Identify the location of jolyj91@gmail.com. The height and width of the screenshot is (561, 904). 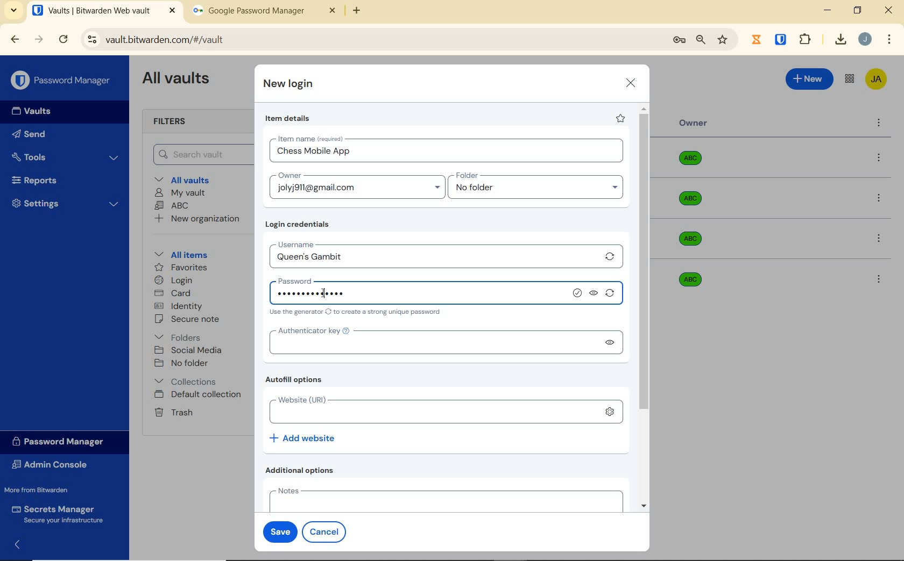
(359, 190).